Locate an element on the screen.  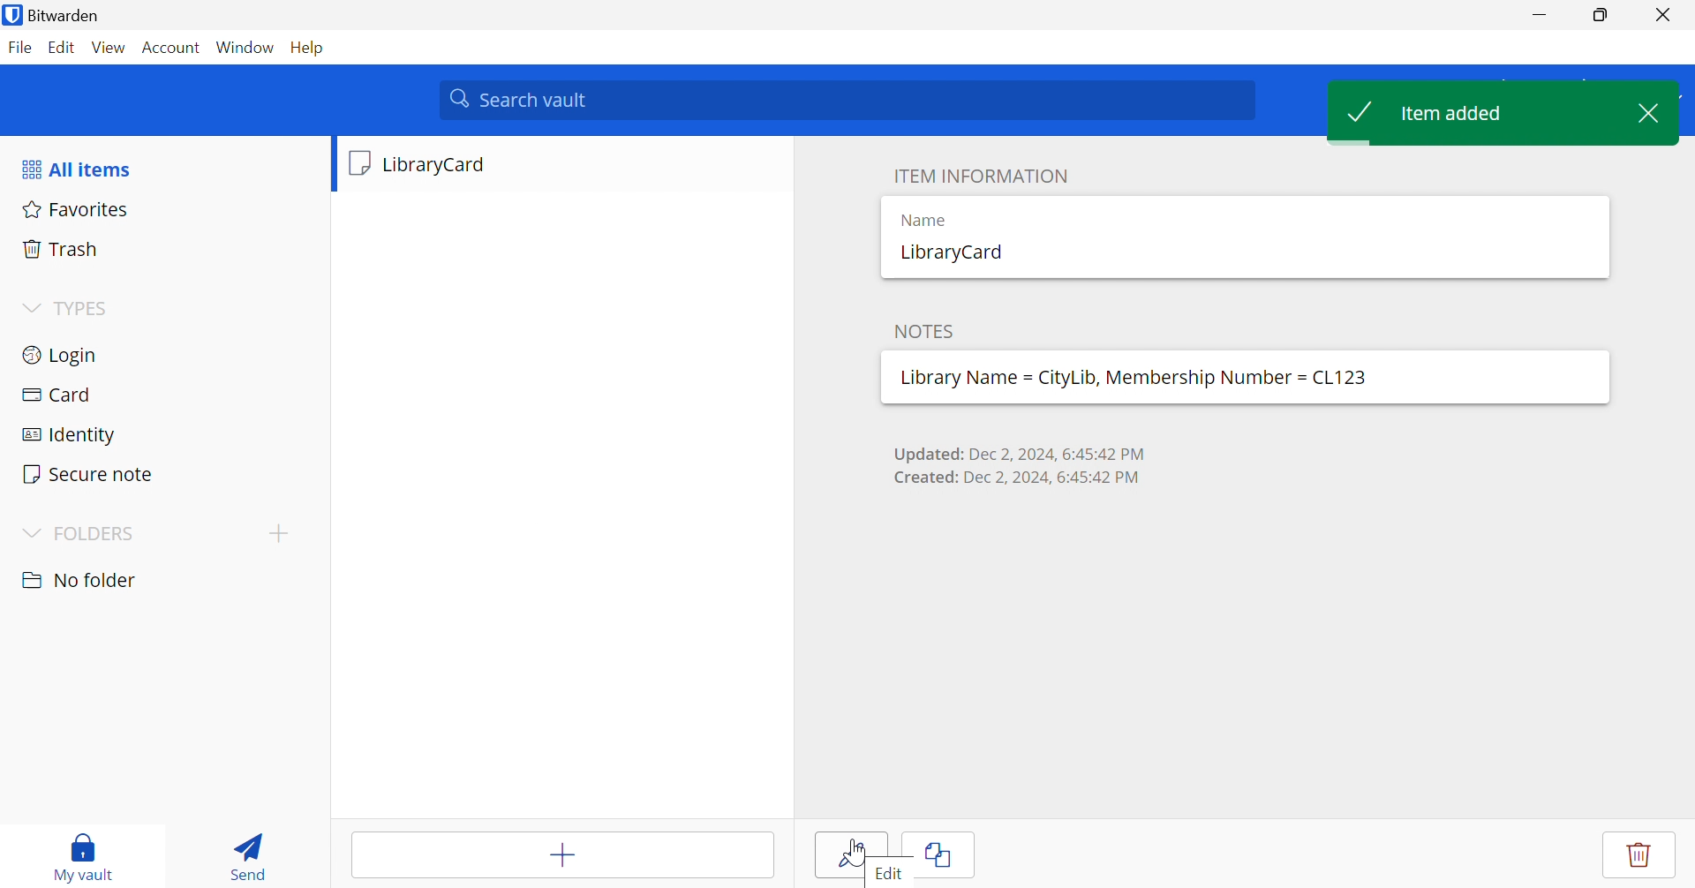
save is located at coordinates (852, 854).